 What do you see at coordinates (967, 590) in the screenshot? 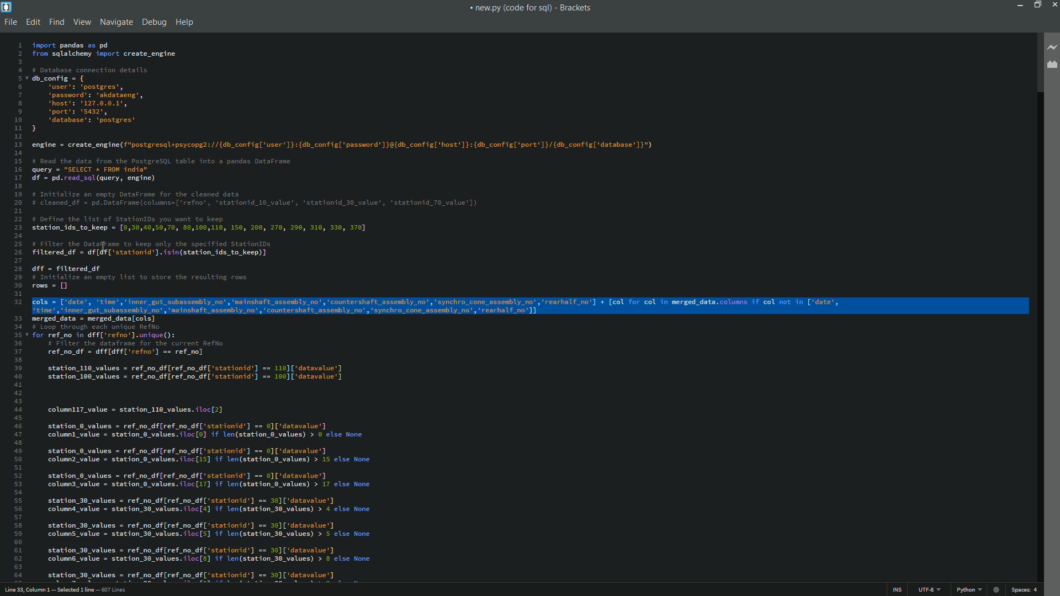
I see `file format` at bounding box center [967, 590].